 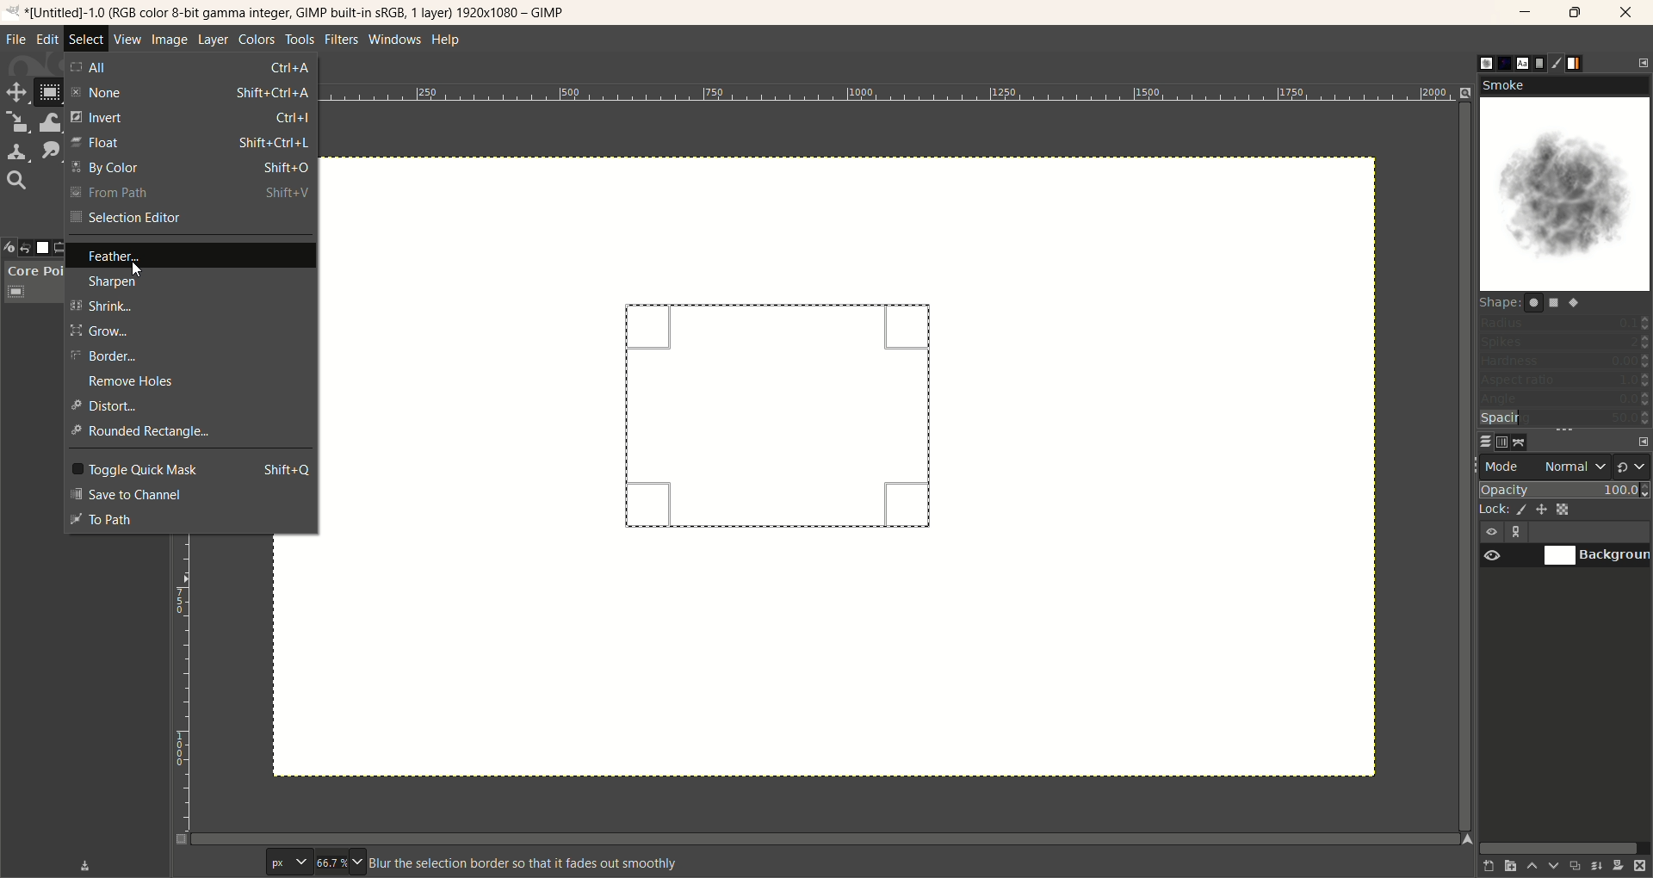 What do you see at coordinates (298, 12) in the screenshot?
I see `title` at bounding box center [298, 12].